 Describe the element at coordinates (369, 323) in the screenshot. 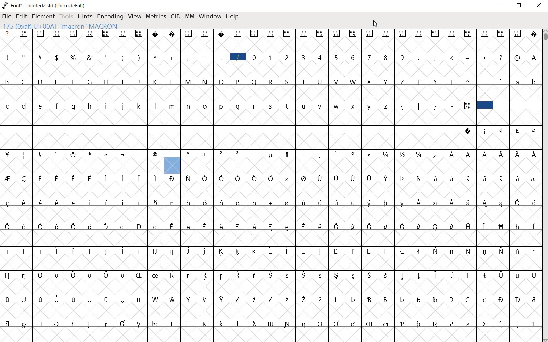

I see `Symbol` at that location.